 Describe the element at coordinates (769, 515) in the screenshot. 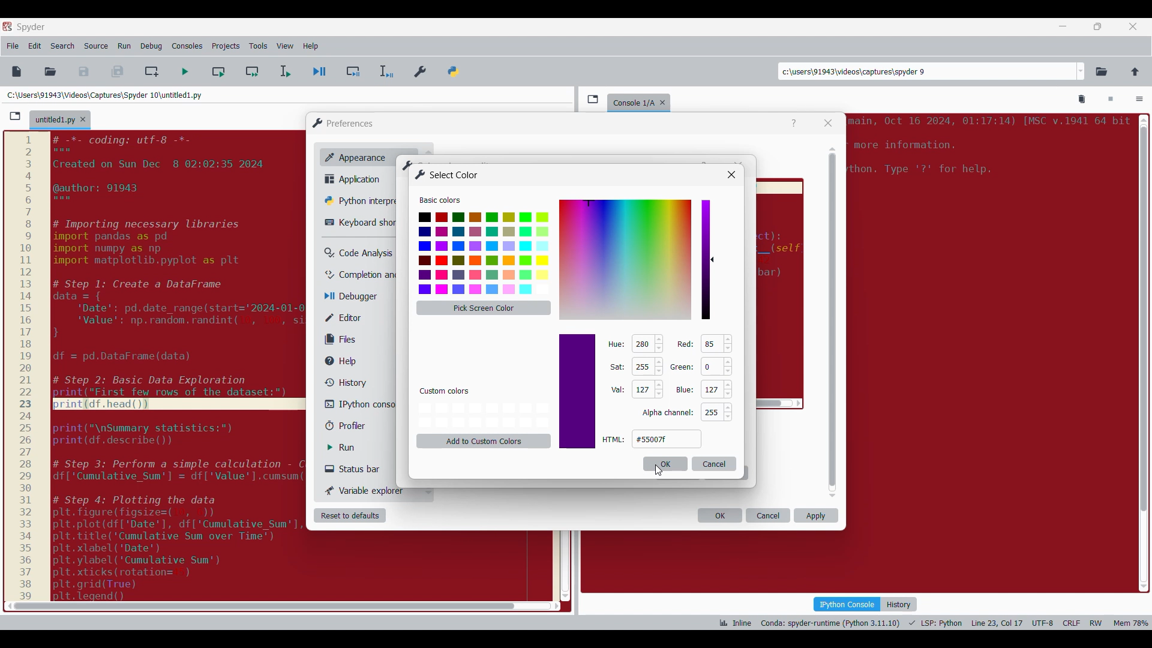

I see `Cancel` at that location.